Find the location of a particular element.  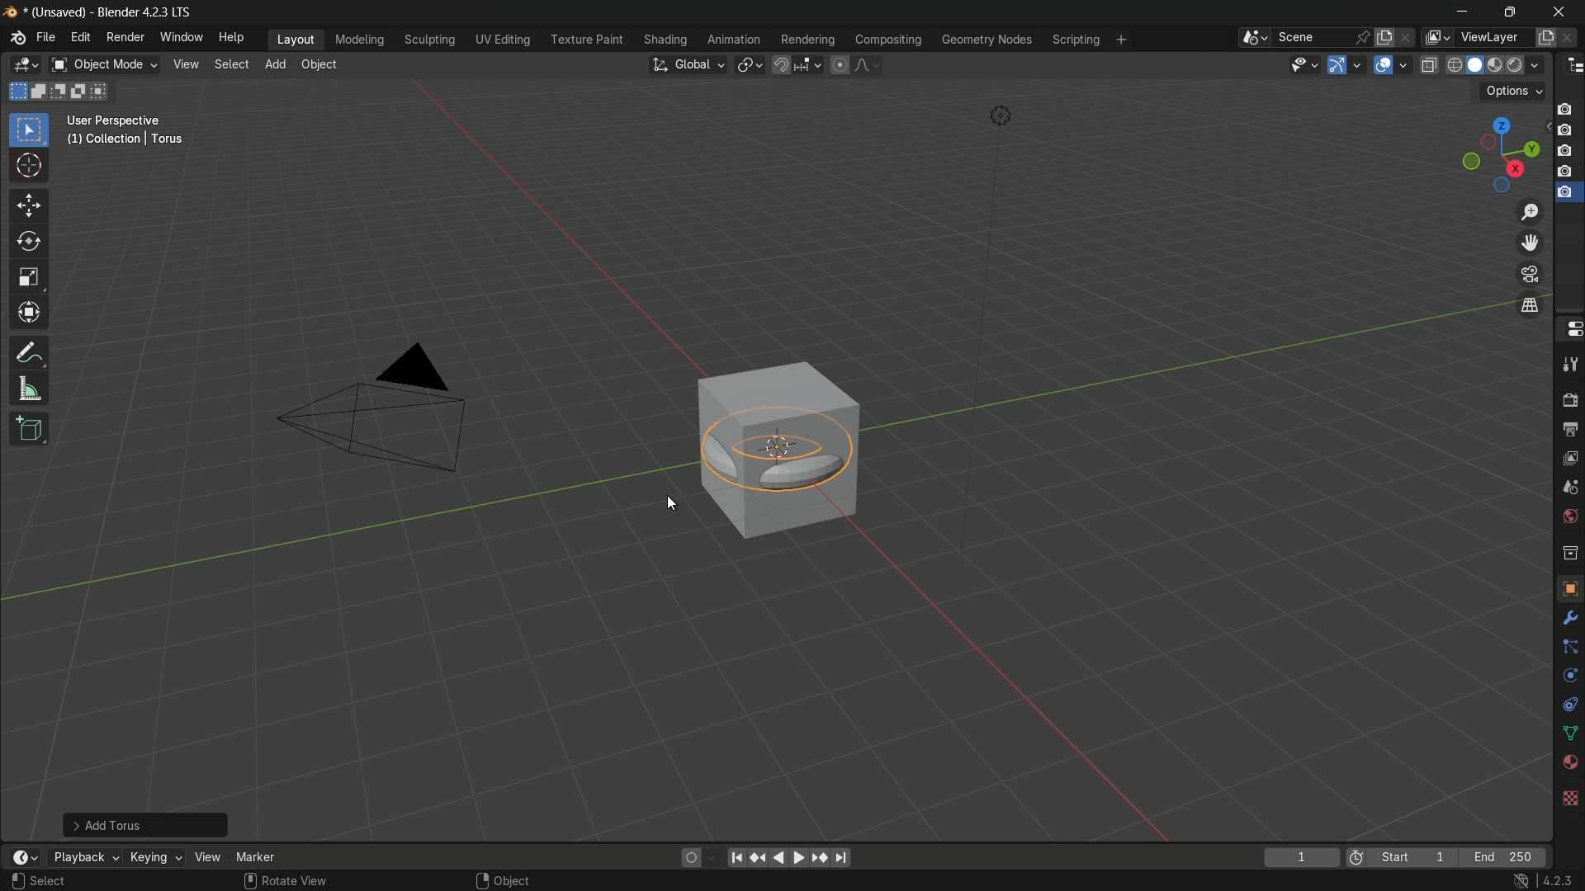

Object is located at coordinates (513, 880).